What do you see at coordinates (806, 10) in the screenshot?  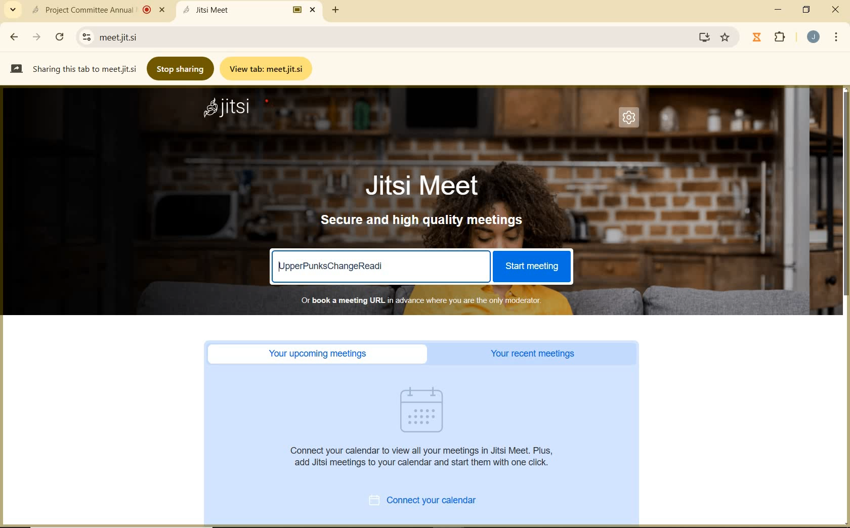 I see `RESTORE DOWN` at bounding box center [806, 10].